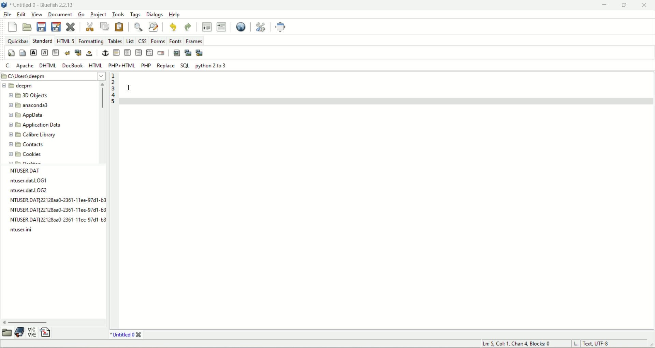 This screenshot has height=348, width=655. Describe the element at coordinates (119, 15) in the screenshot. I see `tools` at that location.